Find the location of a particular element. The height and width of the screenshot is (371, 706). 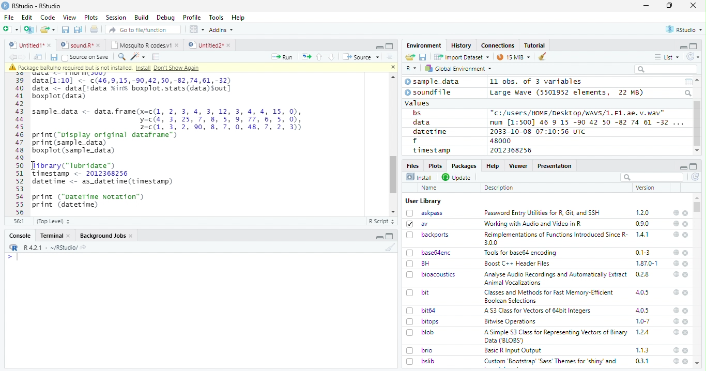

close is located at coordinates (685, 361).